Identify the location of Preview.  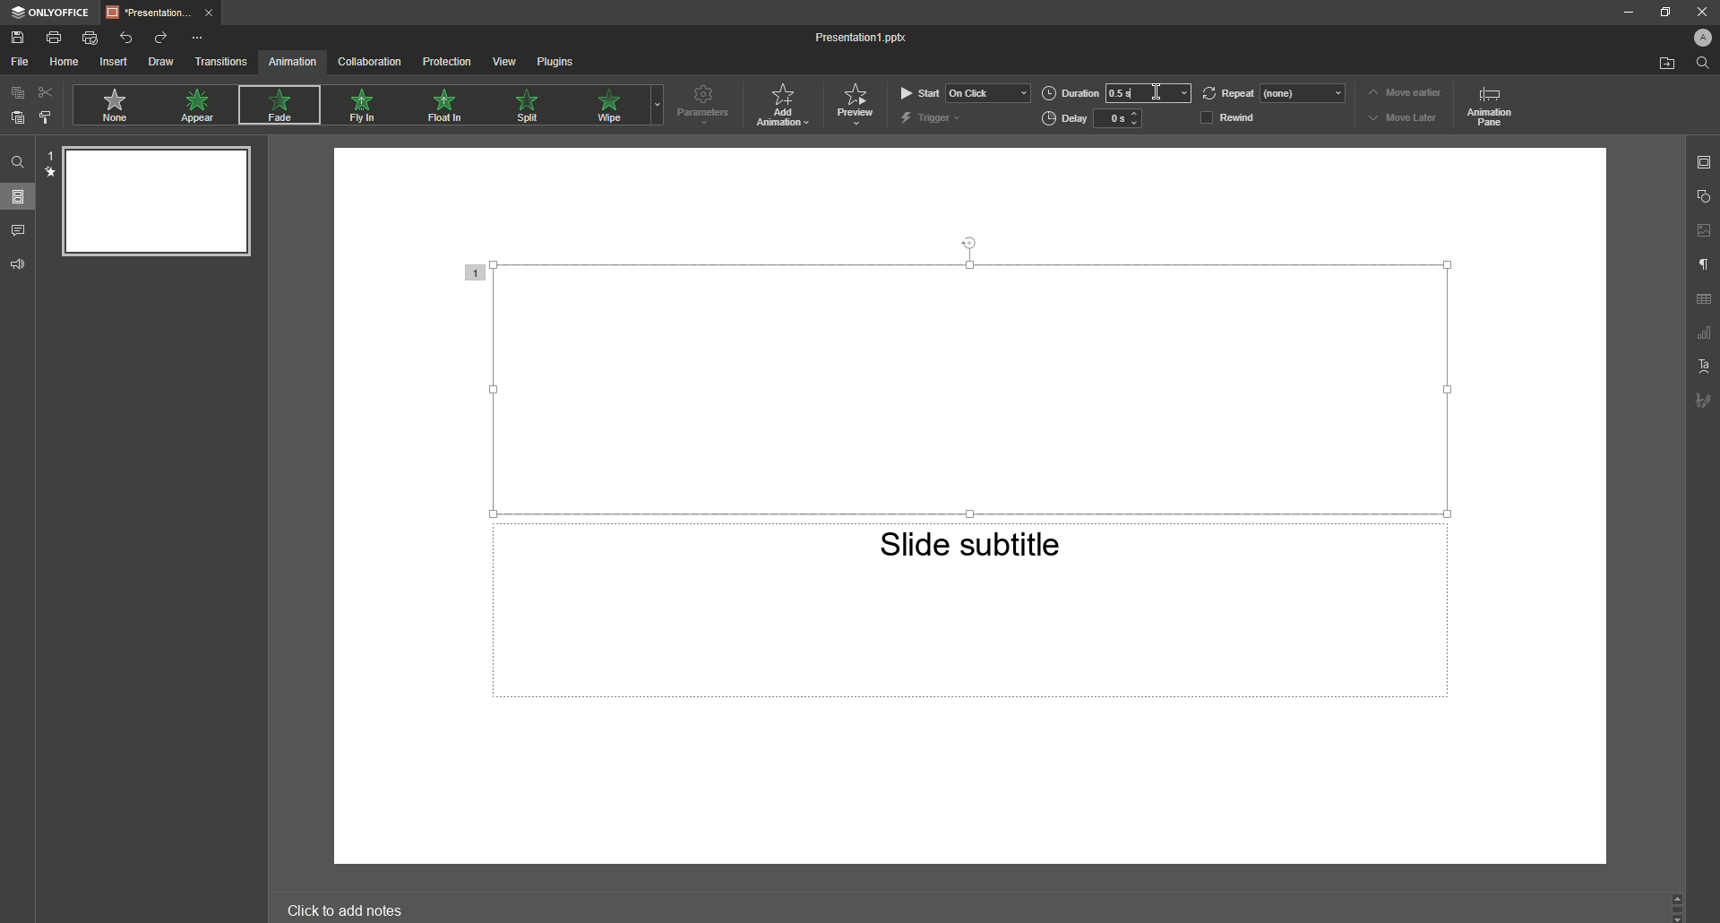
(855, 104).